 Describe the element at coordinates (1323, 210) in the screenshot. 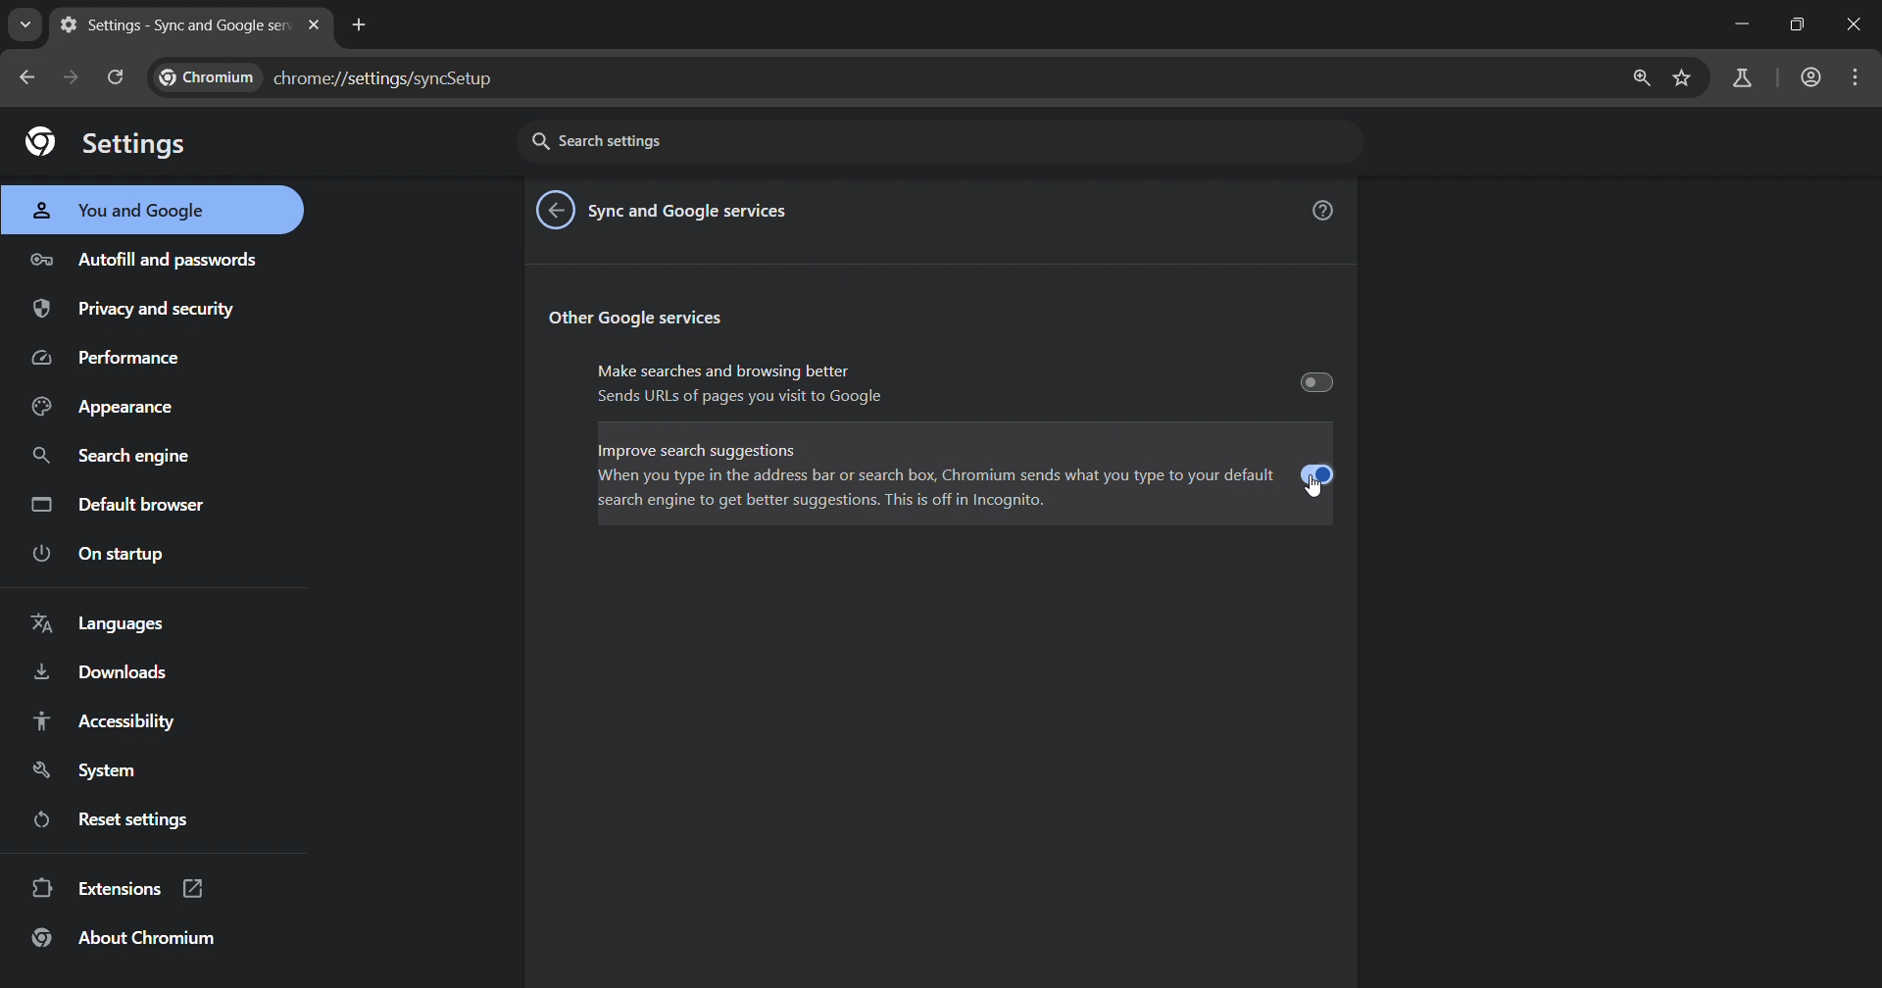

I see `help` at that location.